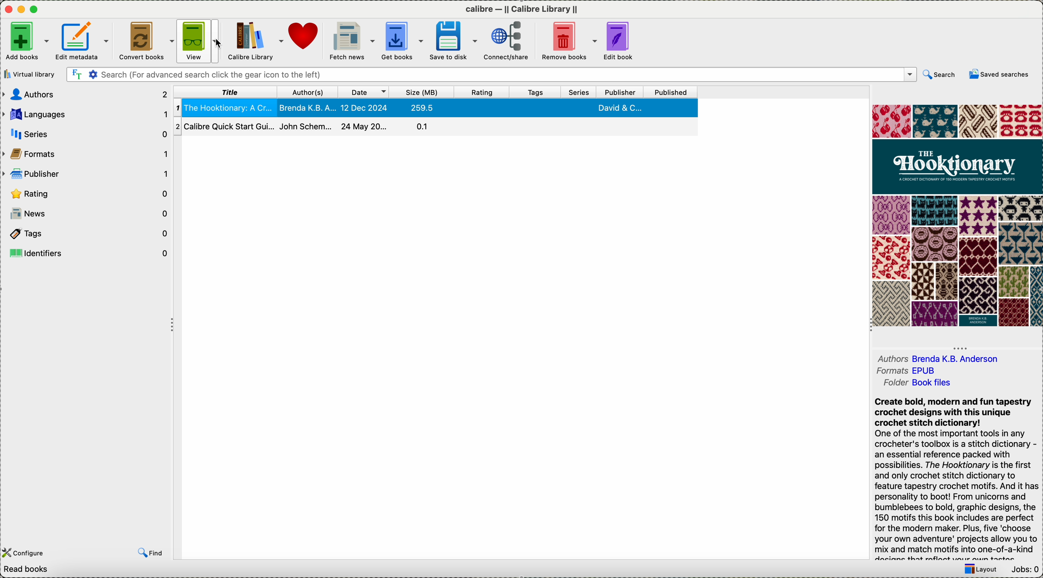 The image size is (1043, 578). Describe the element at coordinates (916, 385) in the screenshot. I see `folder` at that location.